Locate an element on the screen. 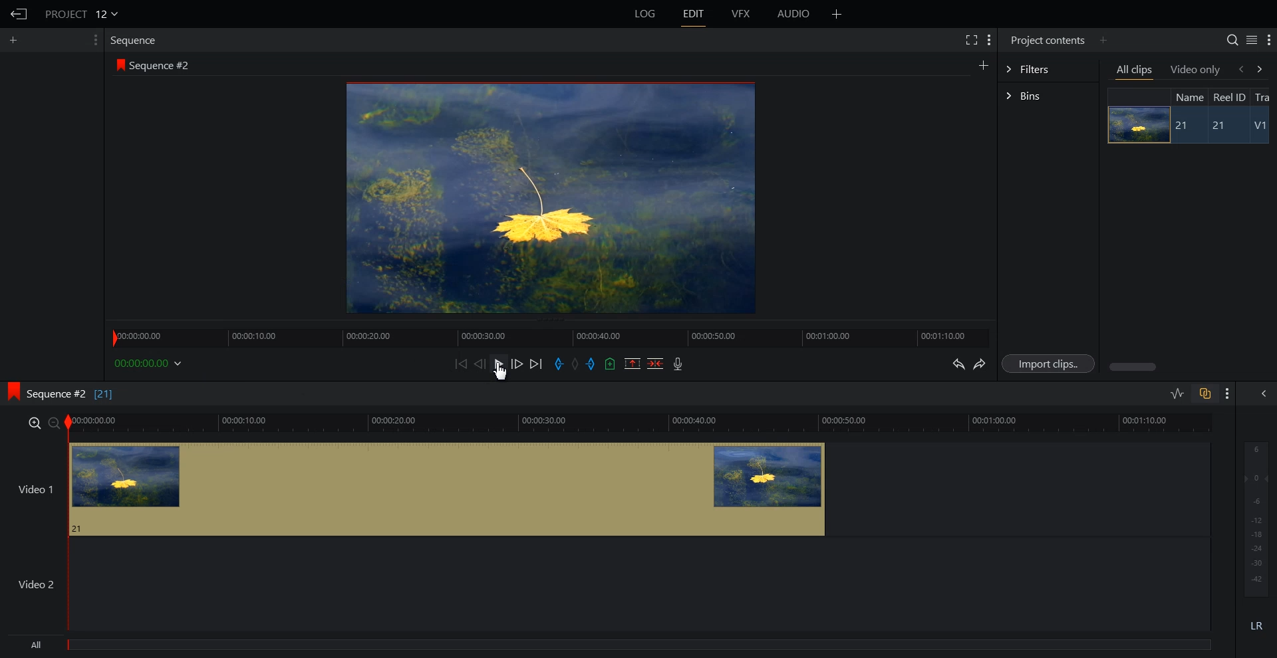 This screenshot has height=658, width=1277. 21 is located at coordinates (1224, 126).